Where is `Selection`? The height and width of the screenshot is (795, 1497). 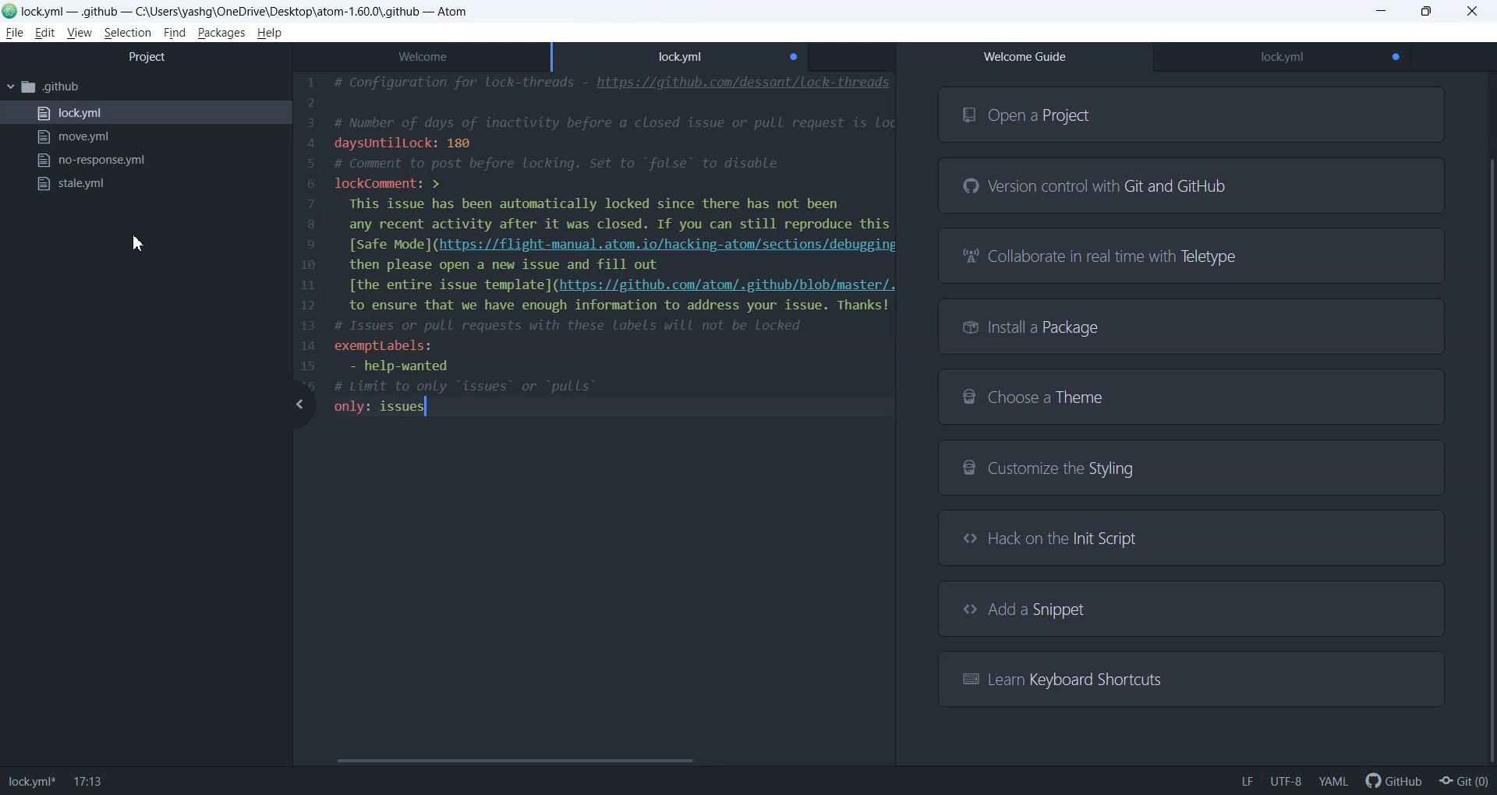
Selection is located at coordinates (127, 34).